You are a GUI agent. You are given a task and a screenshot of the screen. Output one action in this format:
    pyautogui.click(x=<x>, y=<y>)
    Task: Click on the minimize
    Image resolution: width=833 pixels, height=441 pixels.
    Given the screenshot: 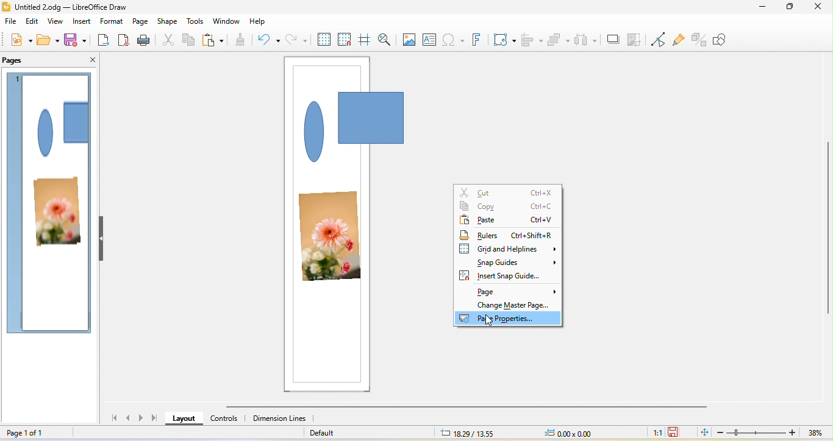 What is the action you would take?
    pyautogui.click(x=759, y=9)
    